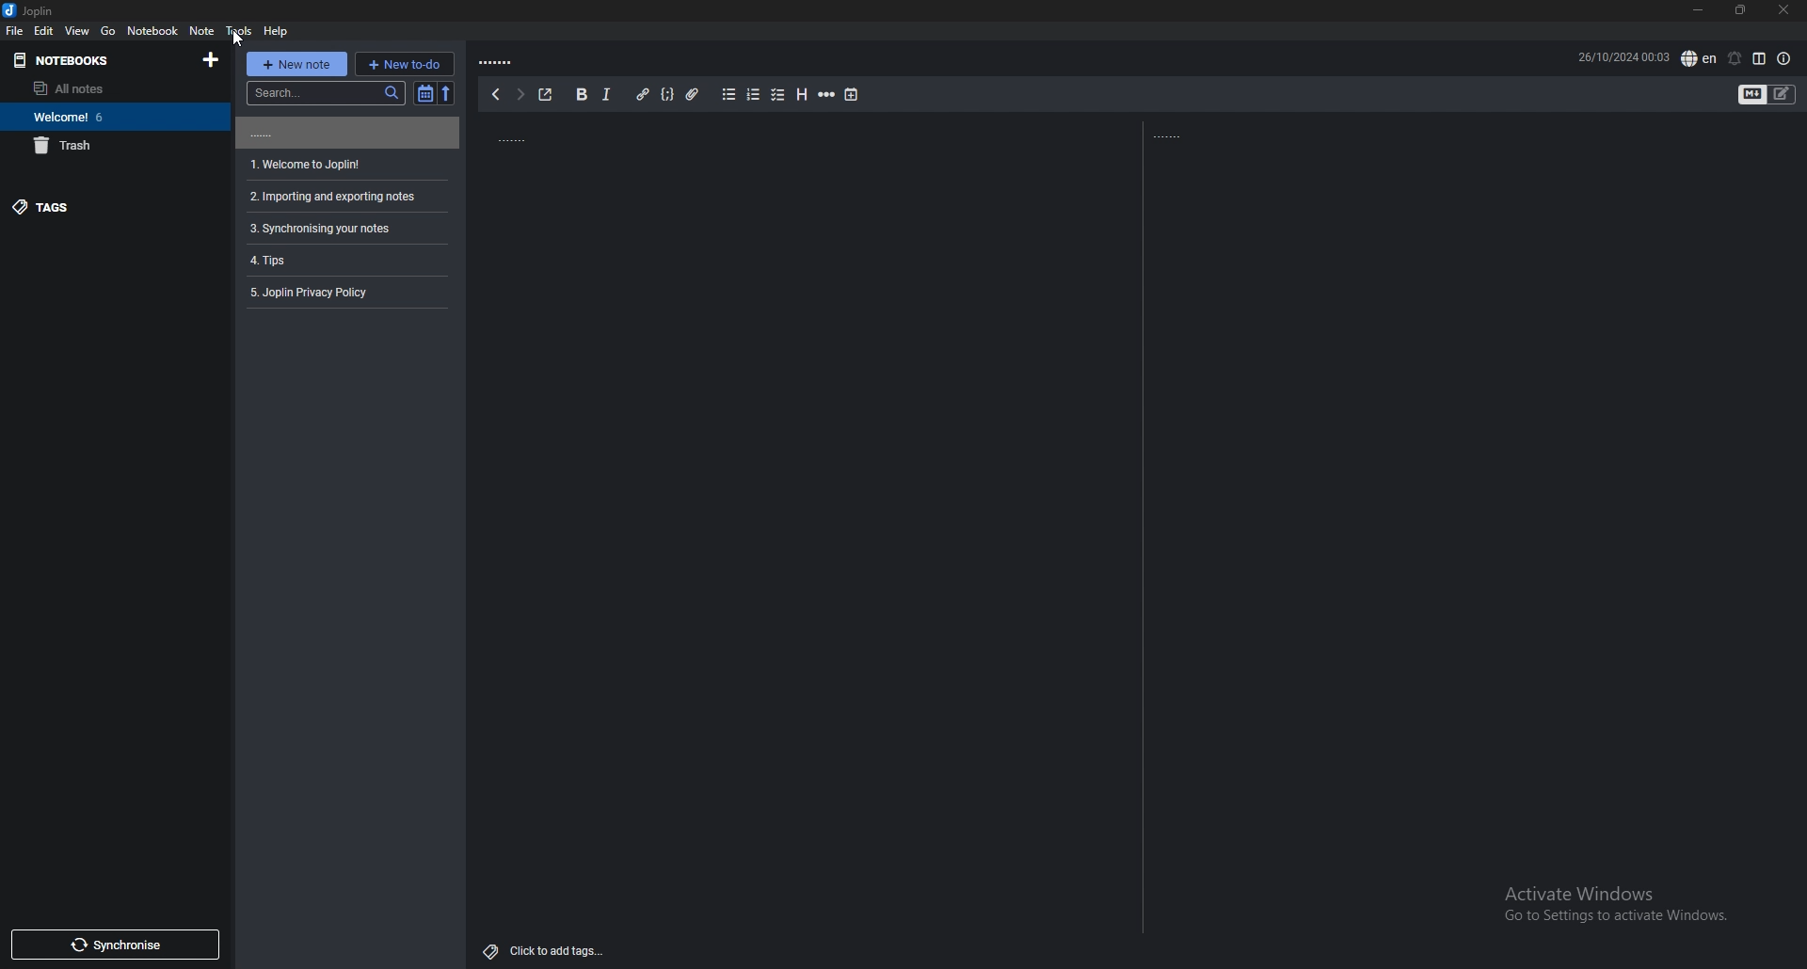 This screenshot has width=1807, height=969. Describe the element at coordinates (546, 95) in the screenshot. I see `toggle external editing` at that location.